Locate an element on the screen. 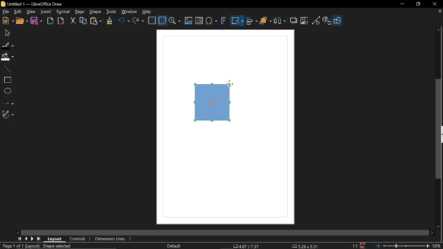  Clone is located at coordinates (109, 21).